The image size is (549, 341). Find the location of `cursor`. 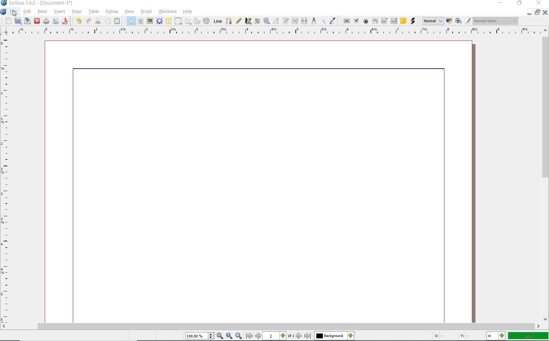

cursor is located at coordinates (15, 13).